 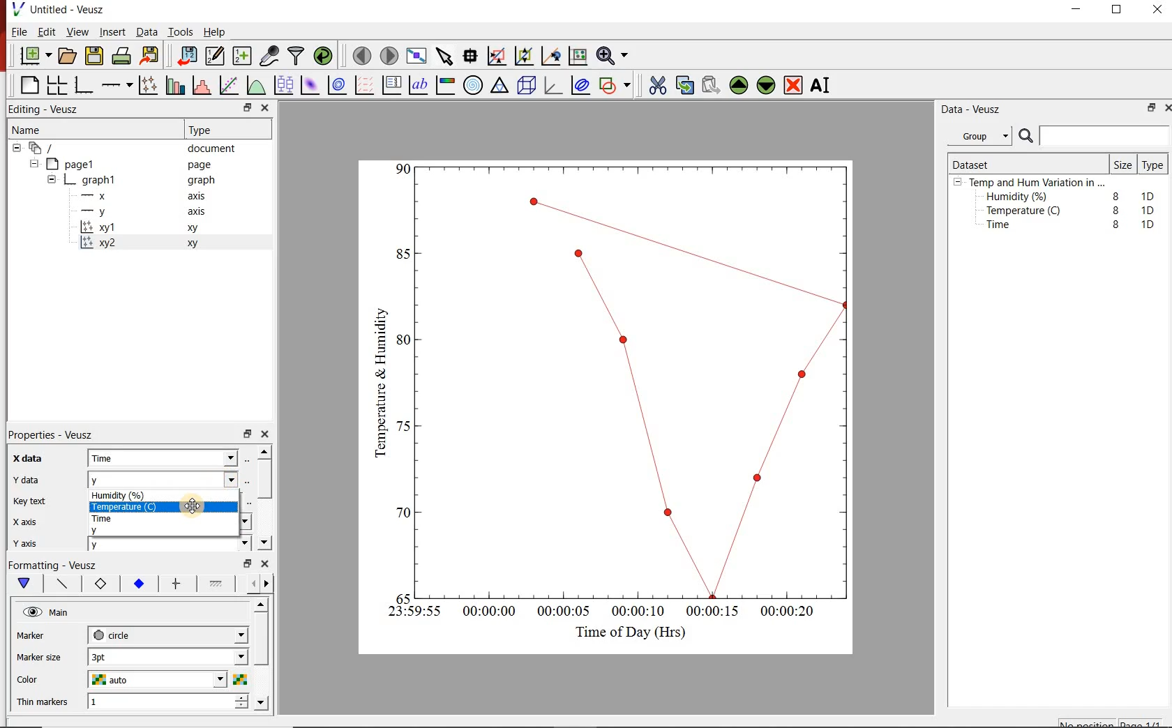 I want to click on Temperature & Humidity, so click(x=377, y=379).